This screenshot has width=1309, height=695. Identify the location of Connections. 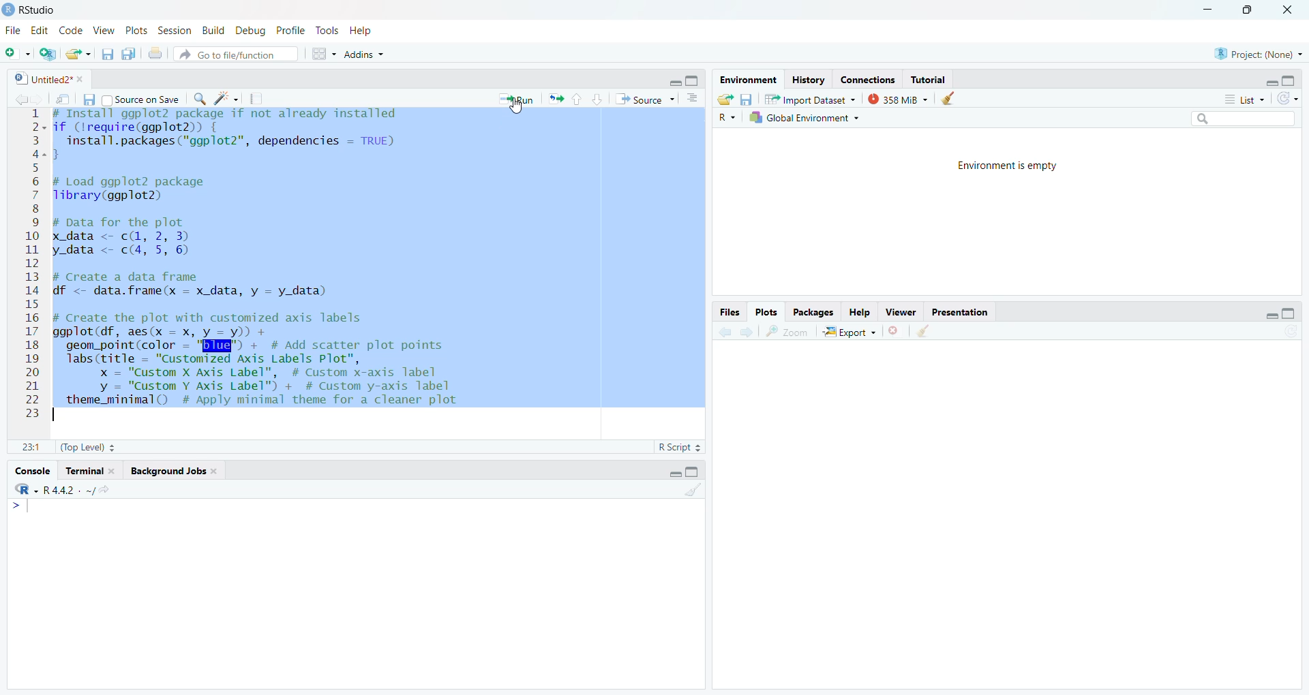
(867, 79).